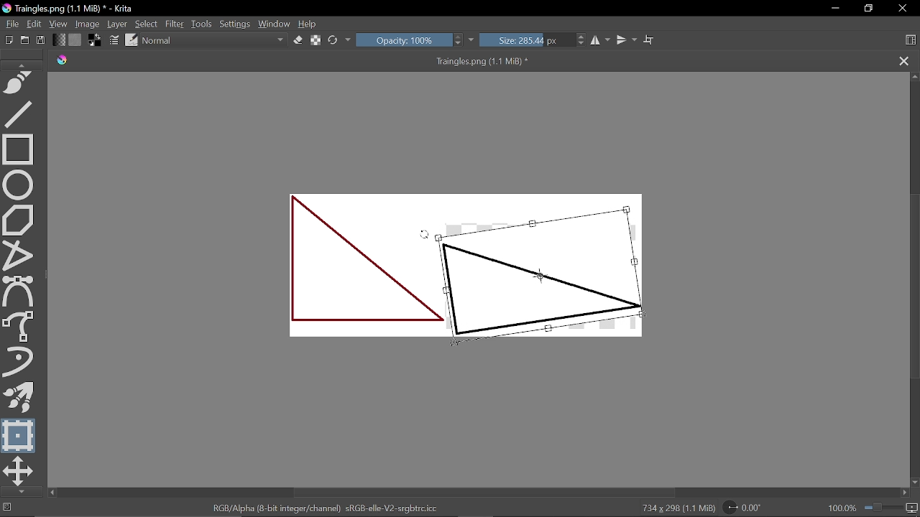 This screenshot has width=920, height=517. Describe the element at coordinates (905, 61) in the screenshot. I see `Close tag` at that location.